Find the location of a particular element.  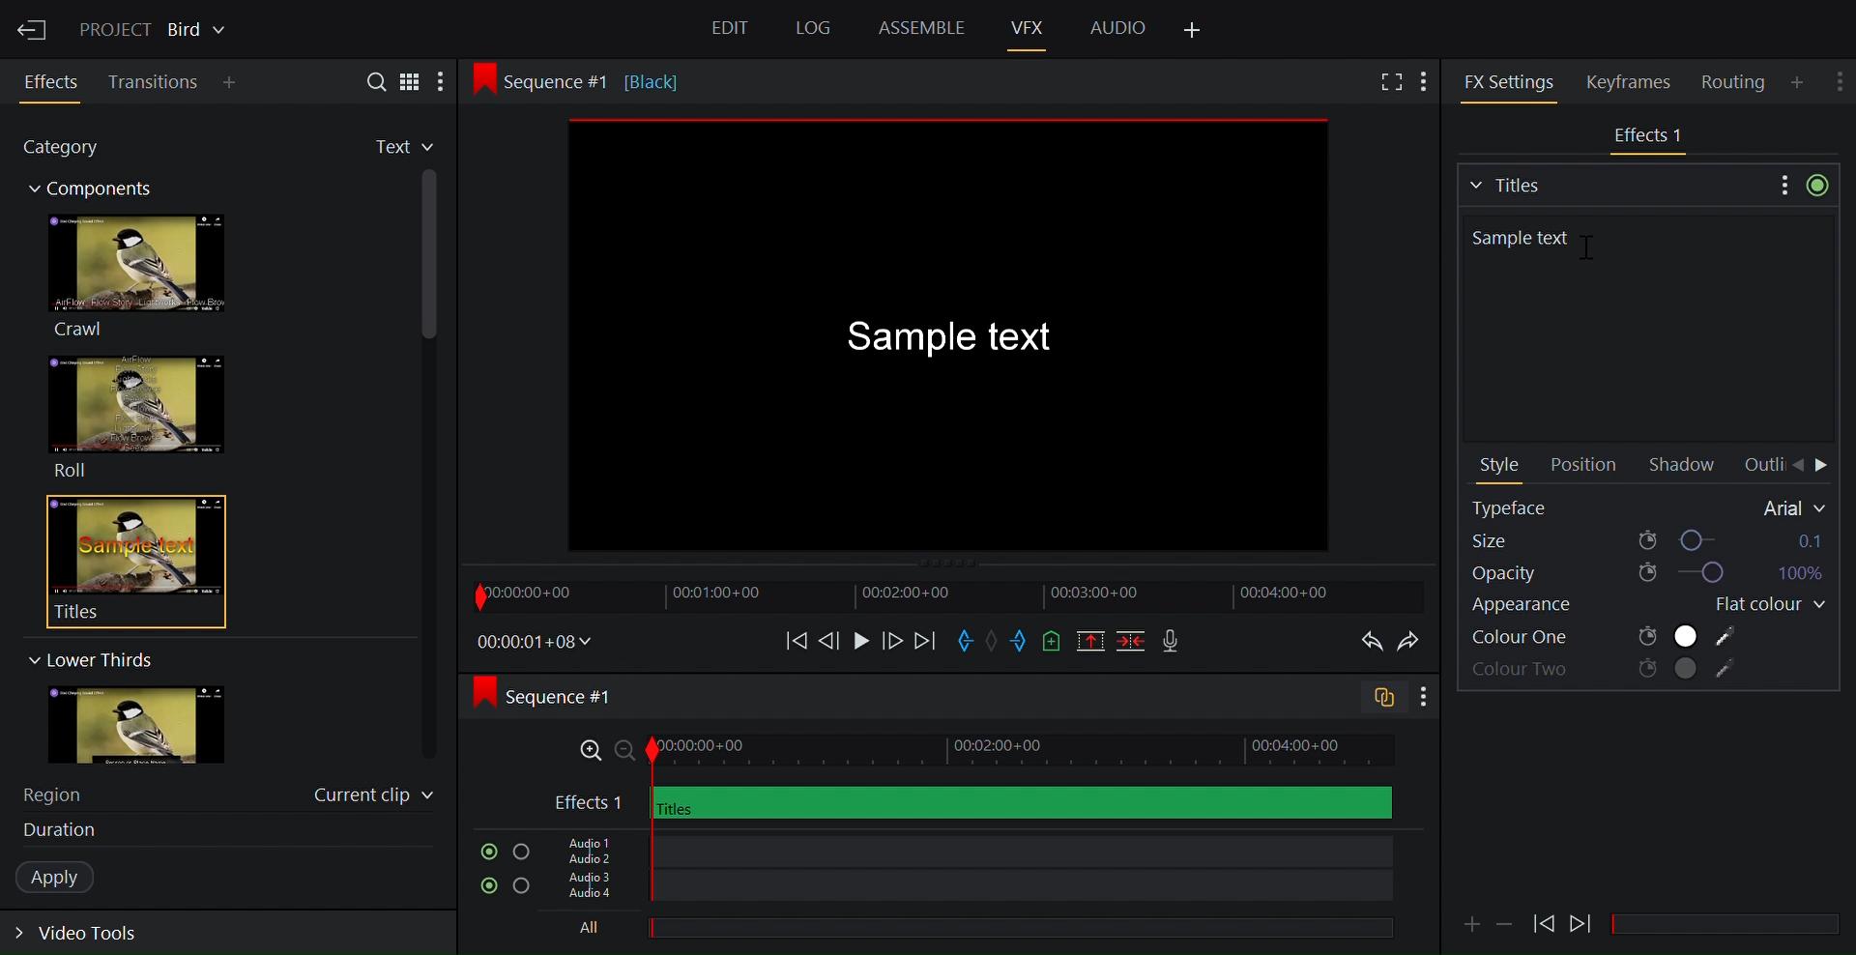

Audio Track 1, Audio Track 2 is located at coordinates (967, 849).